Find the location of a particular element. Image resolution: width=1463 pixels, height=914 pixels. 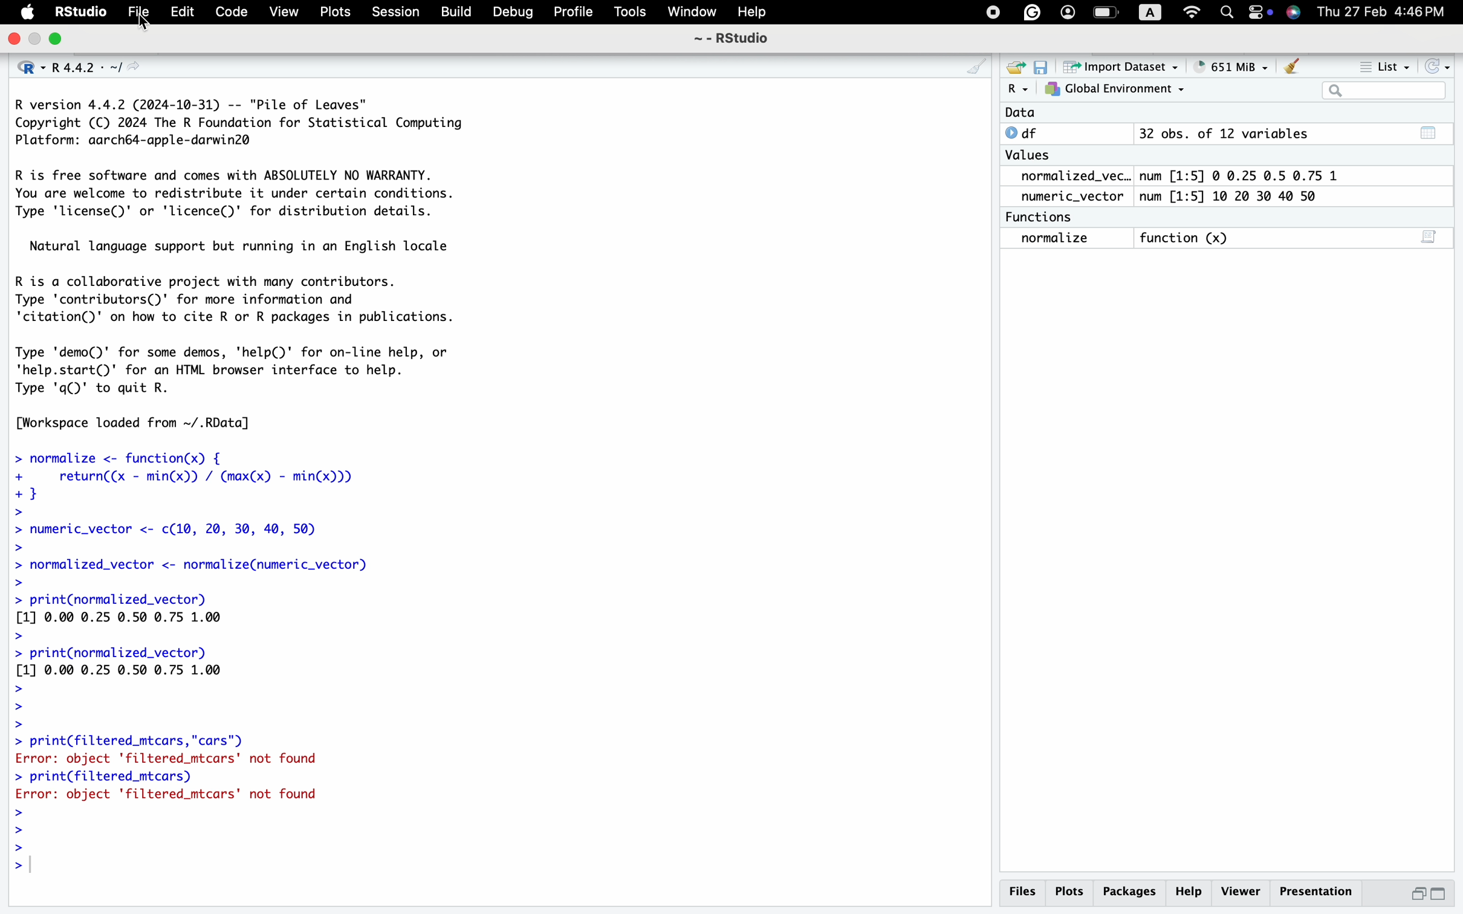

~ - RStudio is located at coordinates (732, 41).